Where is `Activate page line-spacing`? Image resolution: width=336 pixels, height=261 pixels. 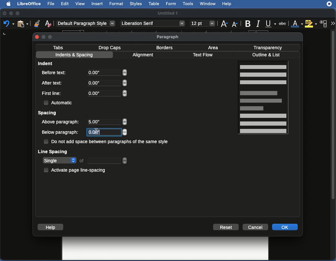 Activate page line-spacing is located at coordinates (76, 169).